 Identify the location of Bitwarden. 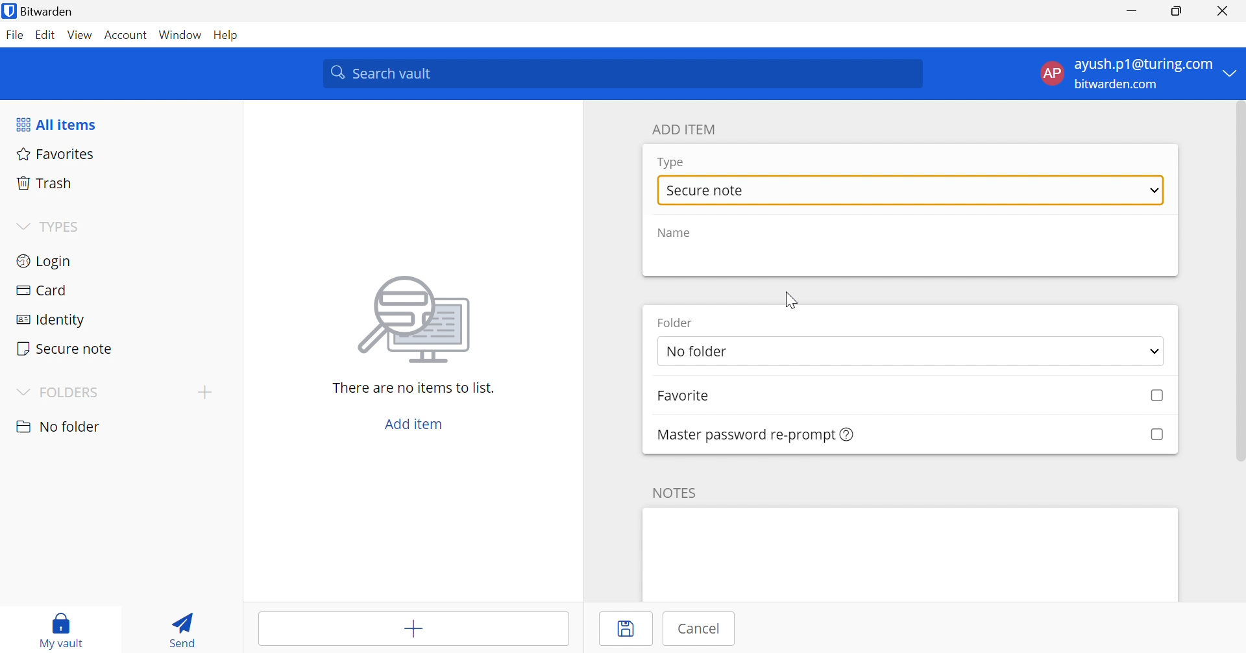
(41, 10).